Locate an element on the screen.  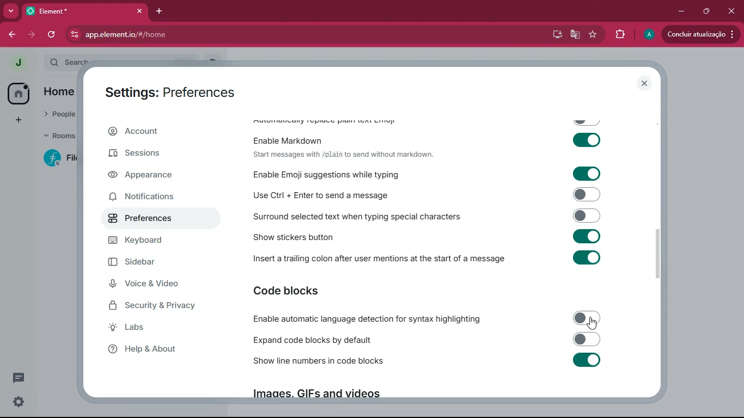
Start messages with /plain to send without markdown. is located at coordinates (343, 155).